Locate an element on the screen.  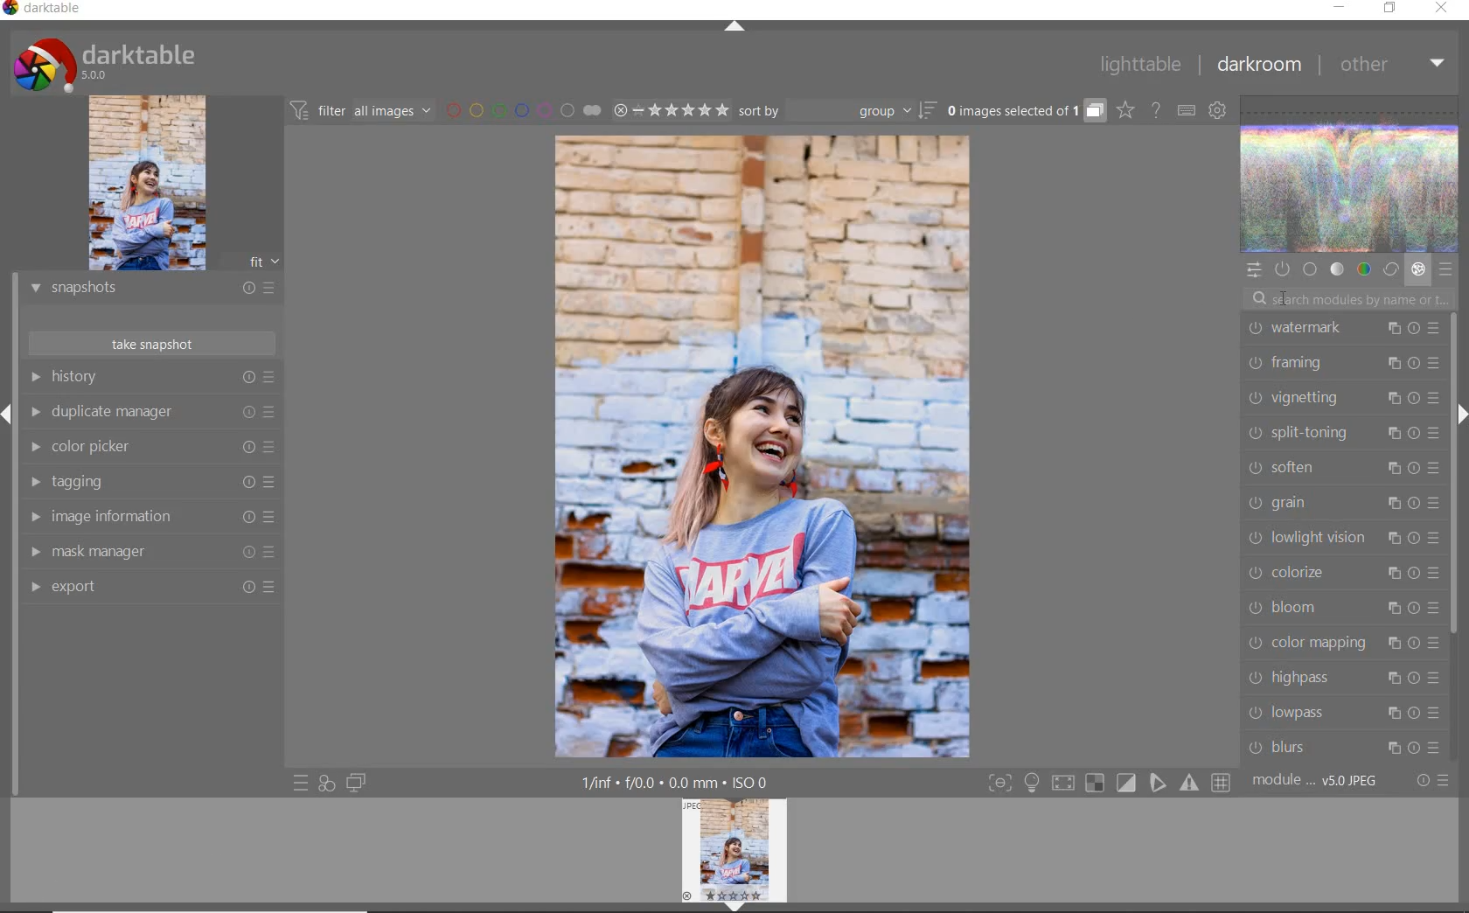
tone is located at coordinates (1338, 270).